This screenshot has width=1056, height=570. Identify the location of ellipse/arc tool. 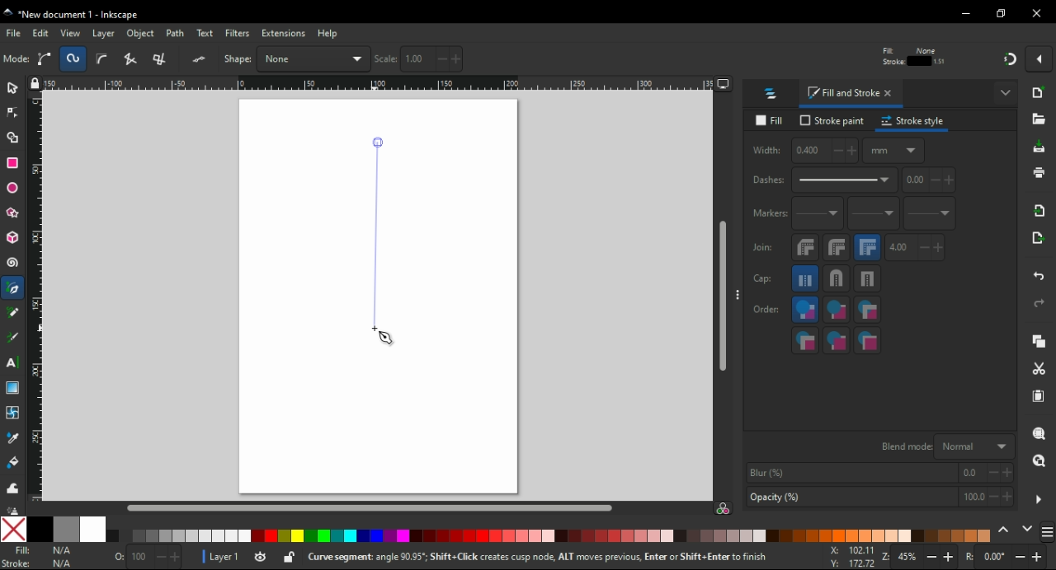
(15, 189).